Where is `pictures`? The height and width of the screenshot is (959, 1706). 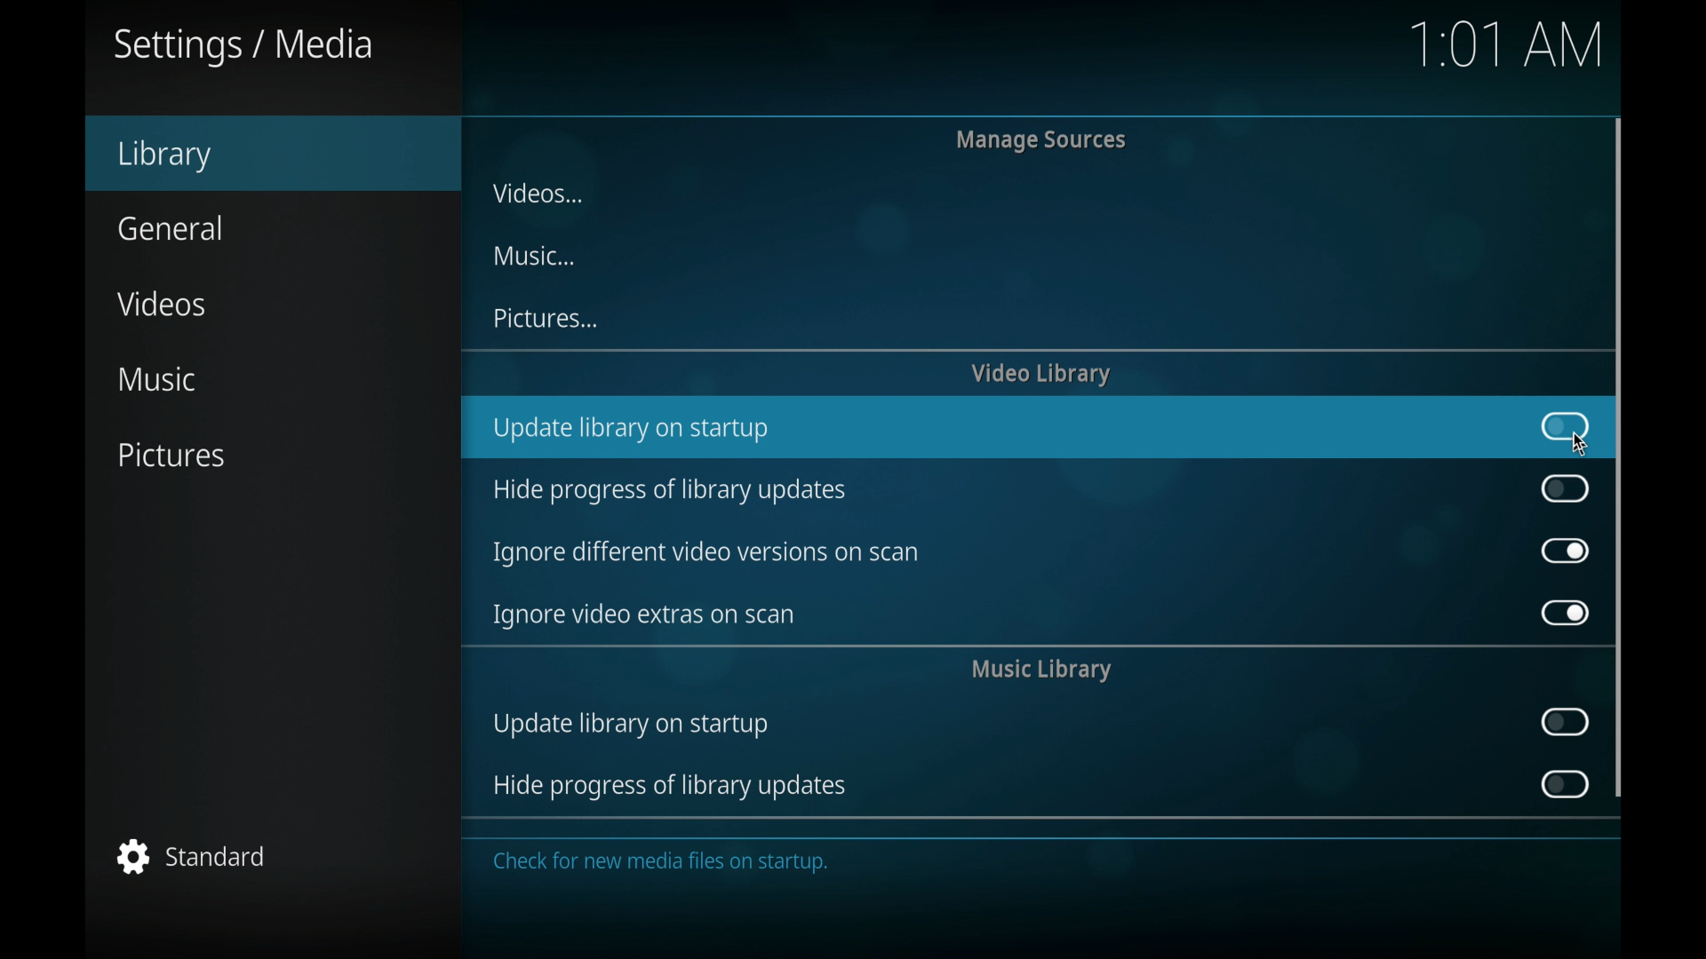
pictures is located at coordinates (545, 318).